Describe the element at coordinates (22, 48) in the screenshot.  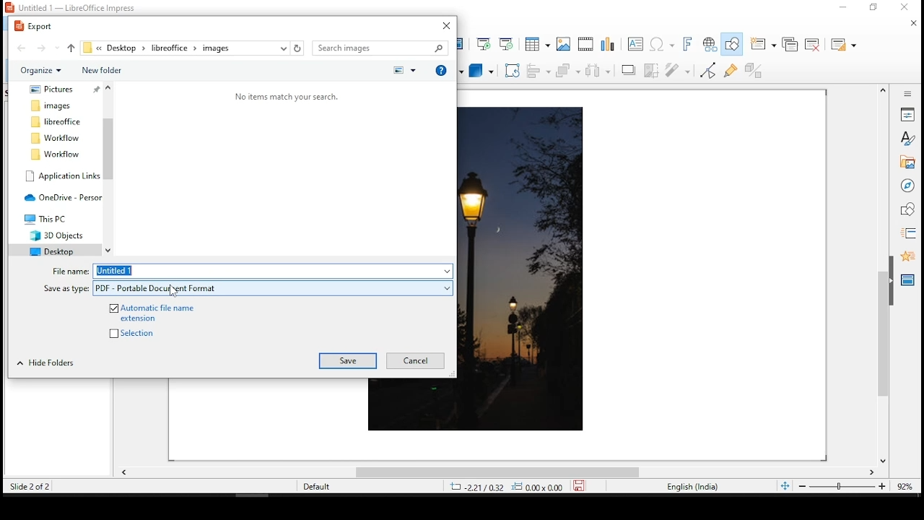
I see `back` at that location.